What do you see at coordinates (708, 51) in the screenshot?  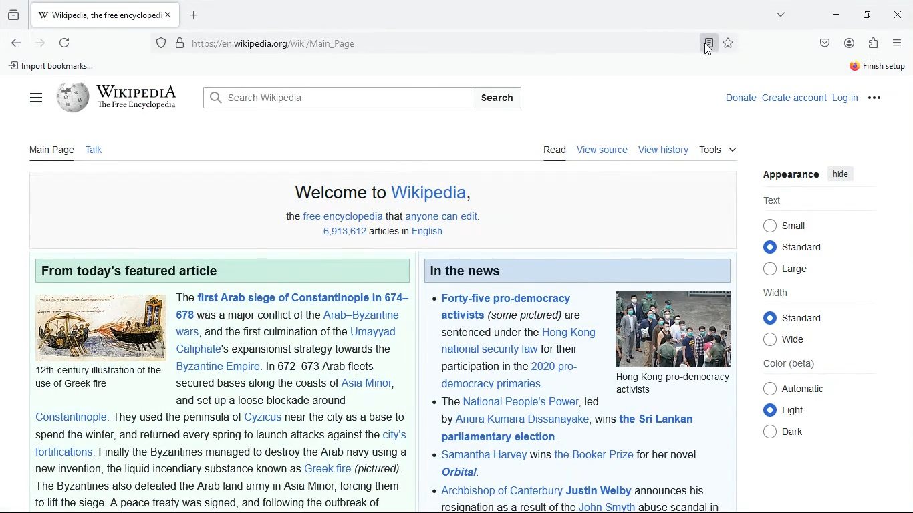 I see `cursor` at bounding box center [708, 51].